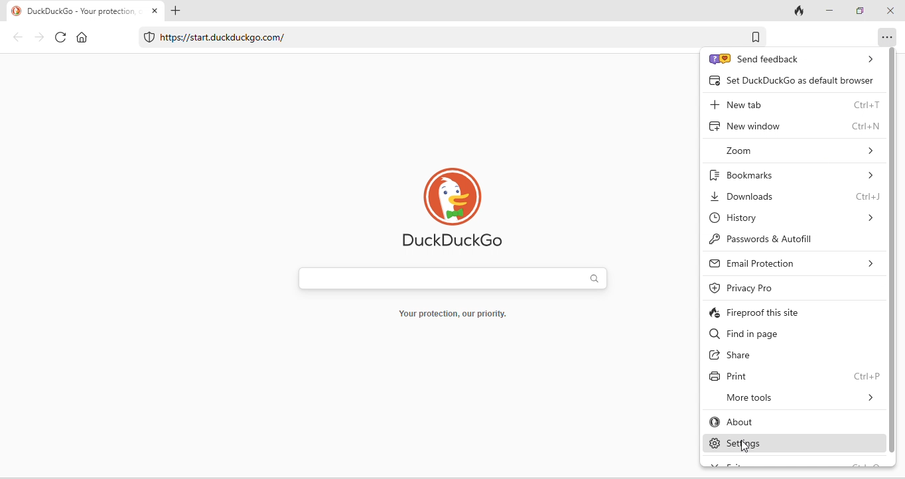 This screenshot has width=905, height=479. I want to click on more tools, so click(798, 397).